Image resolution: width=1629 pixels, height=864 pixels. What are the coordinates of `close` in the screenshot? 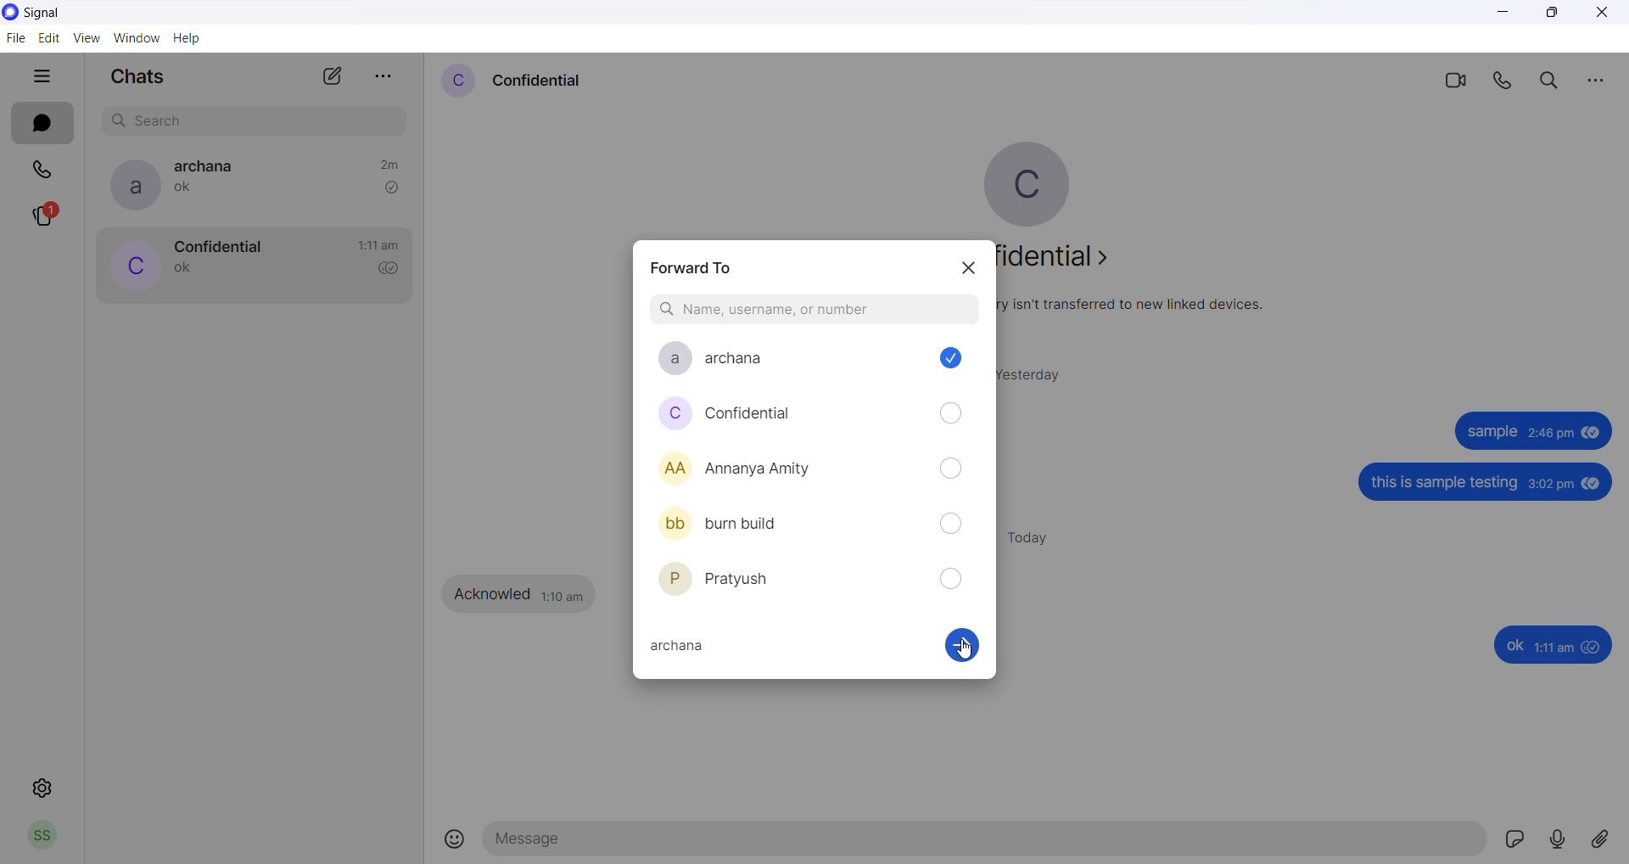 It's located at (1602, 14).